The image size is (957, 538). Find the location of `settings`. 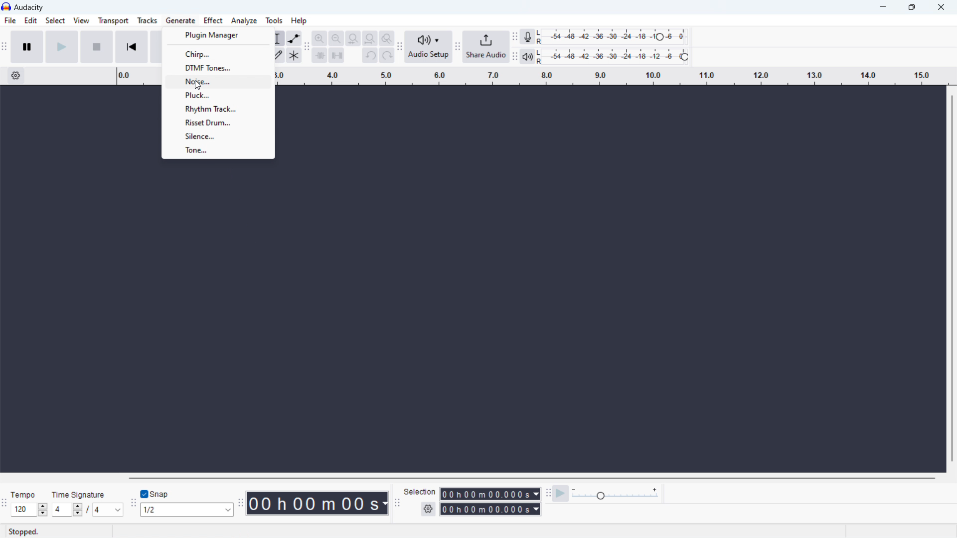

settings is located at coordinates (12, 76).